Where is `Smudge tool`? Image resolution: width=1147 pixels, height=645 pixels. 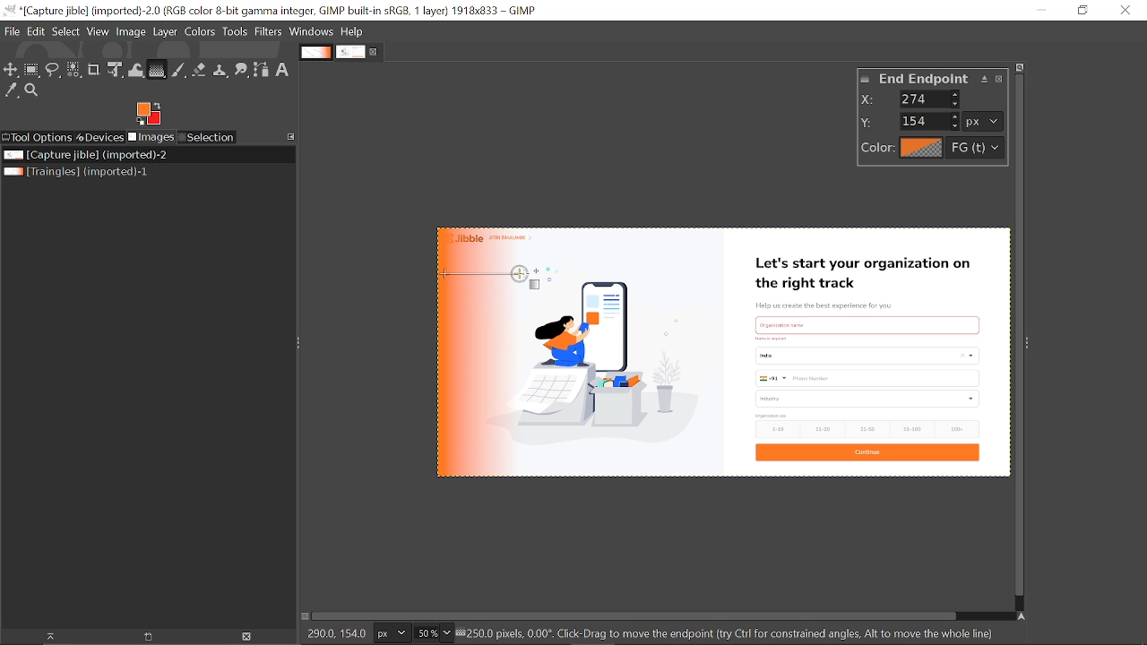
Smudge tool is located at coordinates (240, 69).